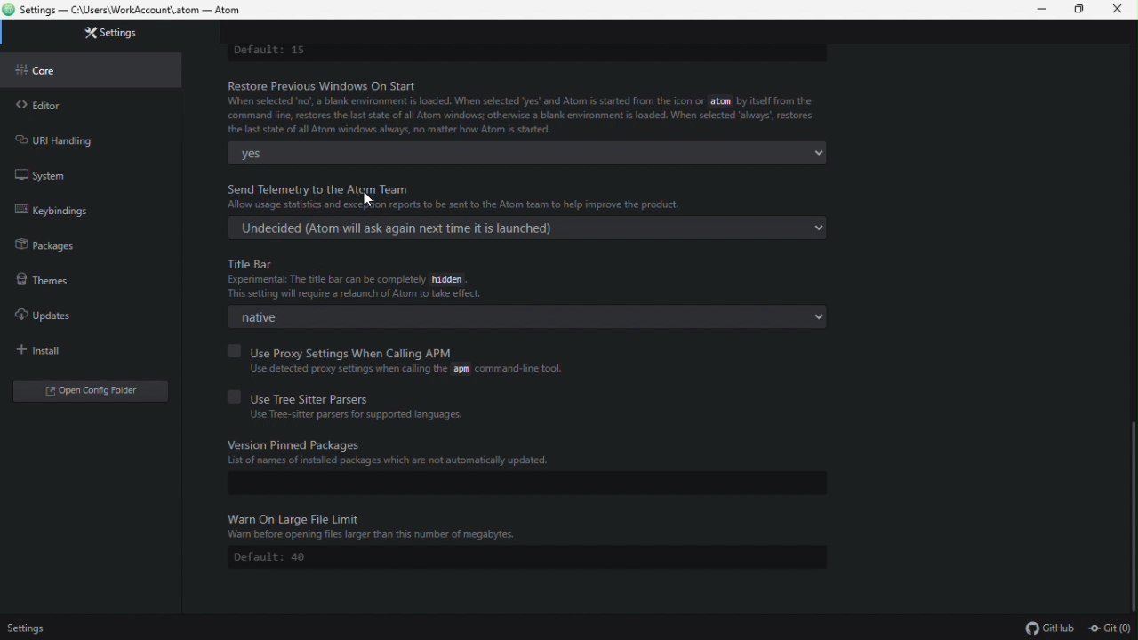 The height and width of the screenshot is (640, 1138). I want to click on default:15, so click(299, 51).